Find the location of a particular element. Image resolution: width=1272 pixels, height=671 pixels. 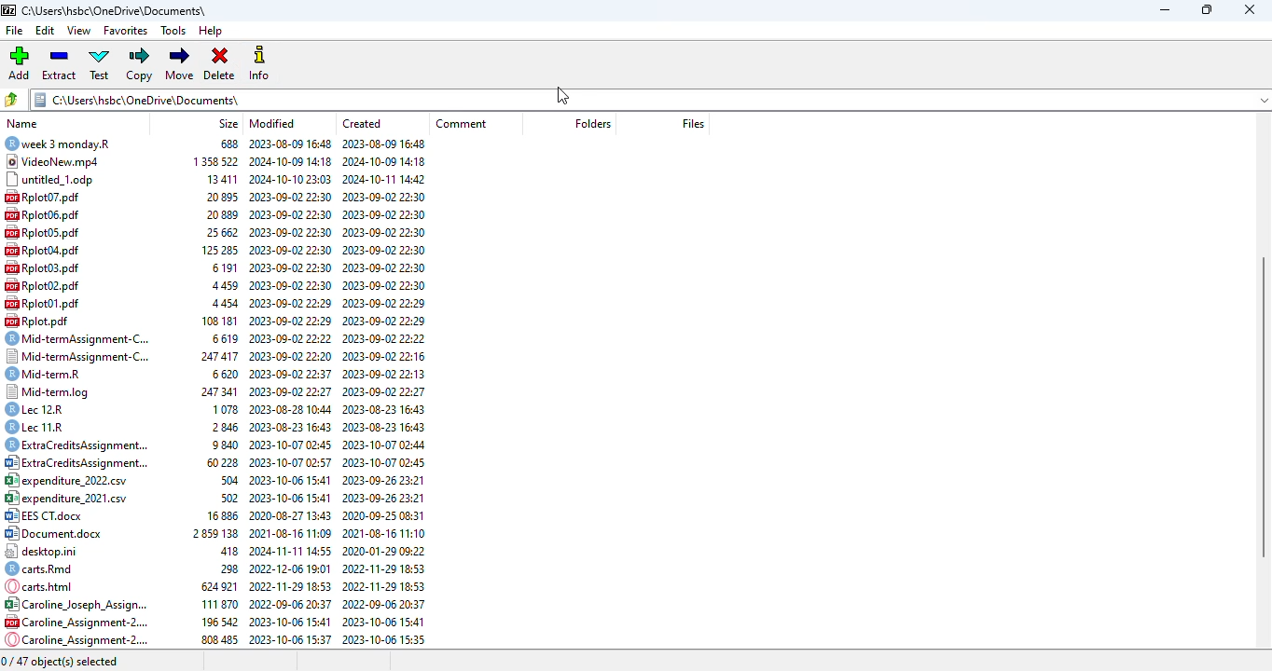

2023-10-06 15:41 is located at coordinates (291, 481).